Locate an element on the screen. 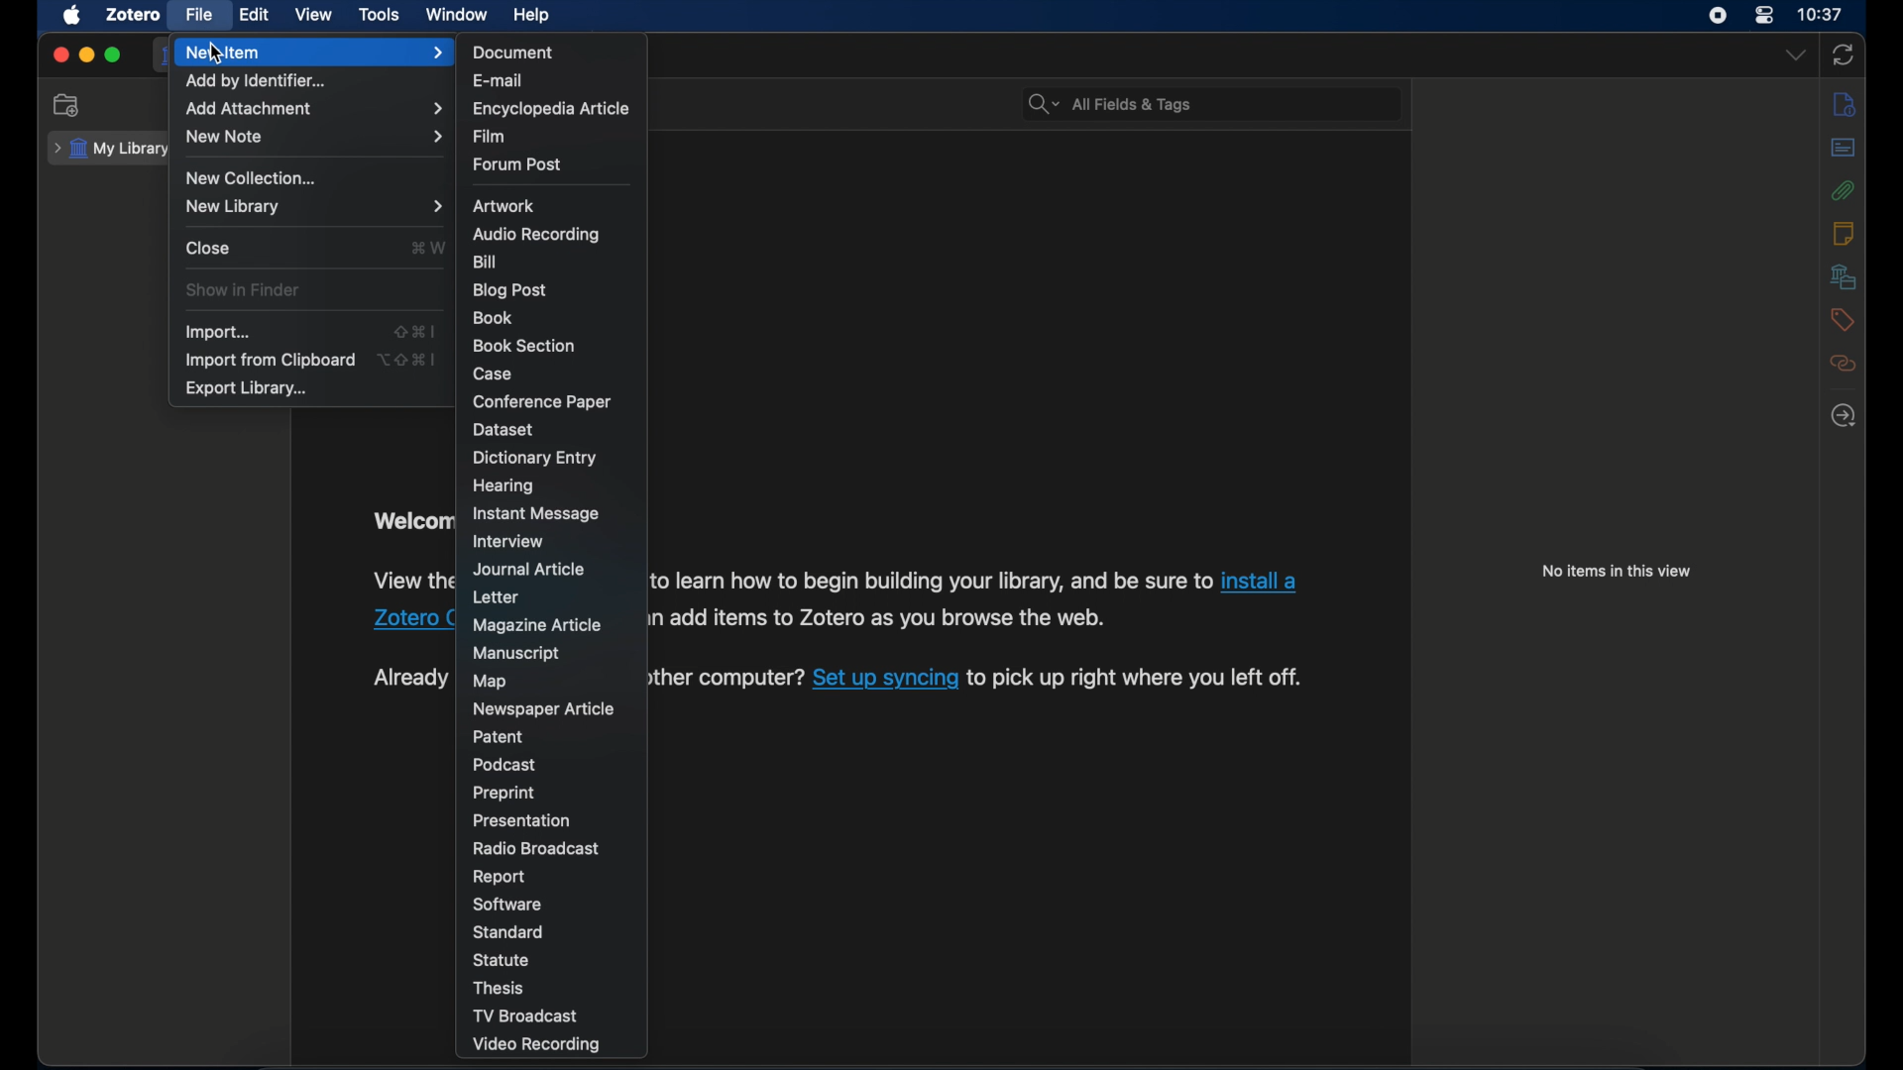 This screenshot has width=1903, height=1070. artwork is located at coordinates (505, 206).